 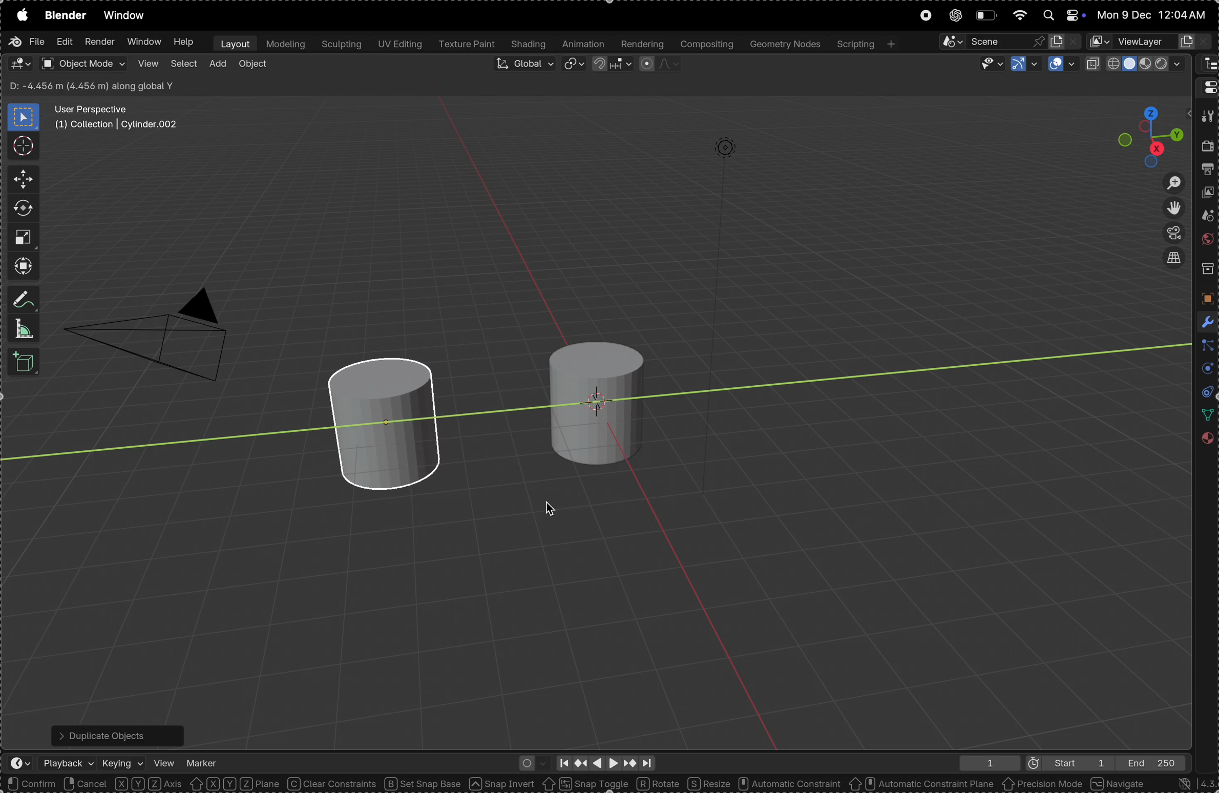 What do you see at coordinates (115, 733) in the screenshot?
I see `Duplicate objects` at bounding box center [115, 733].